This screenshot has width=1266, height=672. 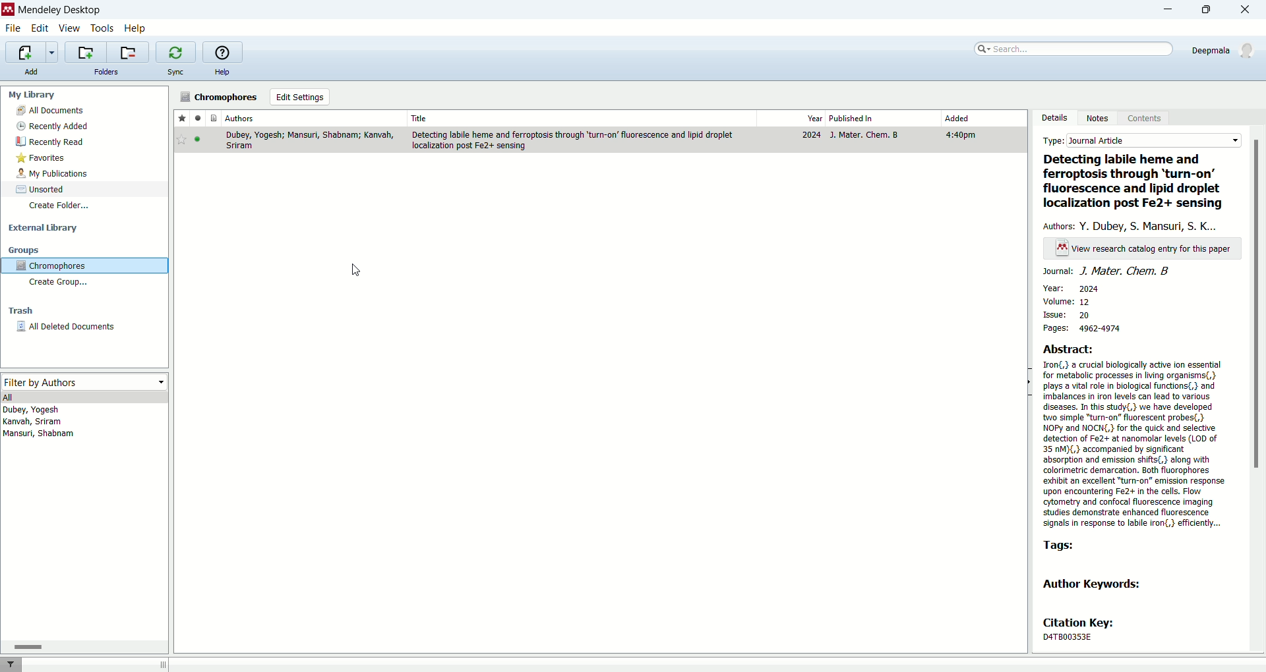 What do you see at coordinates (41, 159) in the screenshot?
I see `favorites` at bounding box center [41, 159].